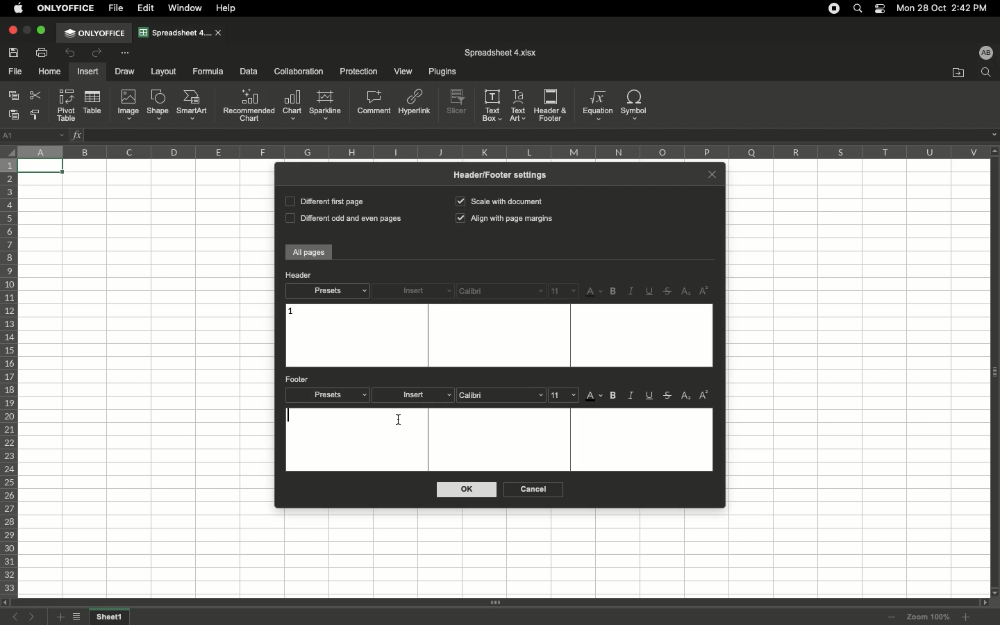 This screenshot has width=1000, height=625. What do you see at coordinates (703, 395) in the screenshot?
I see `Superscript` at bounding box center [703, 395].